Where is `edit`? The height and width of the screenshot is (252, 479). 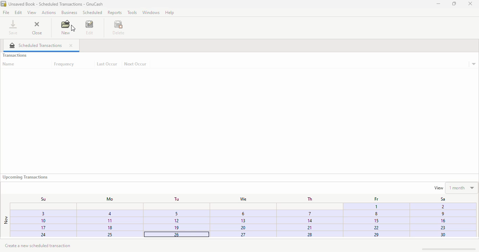
edit is located at coordinates (90, 27).